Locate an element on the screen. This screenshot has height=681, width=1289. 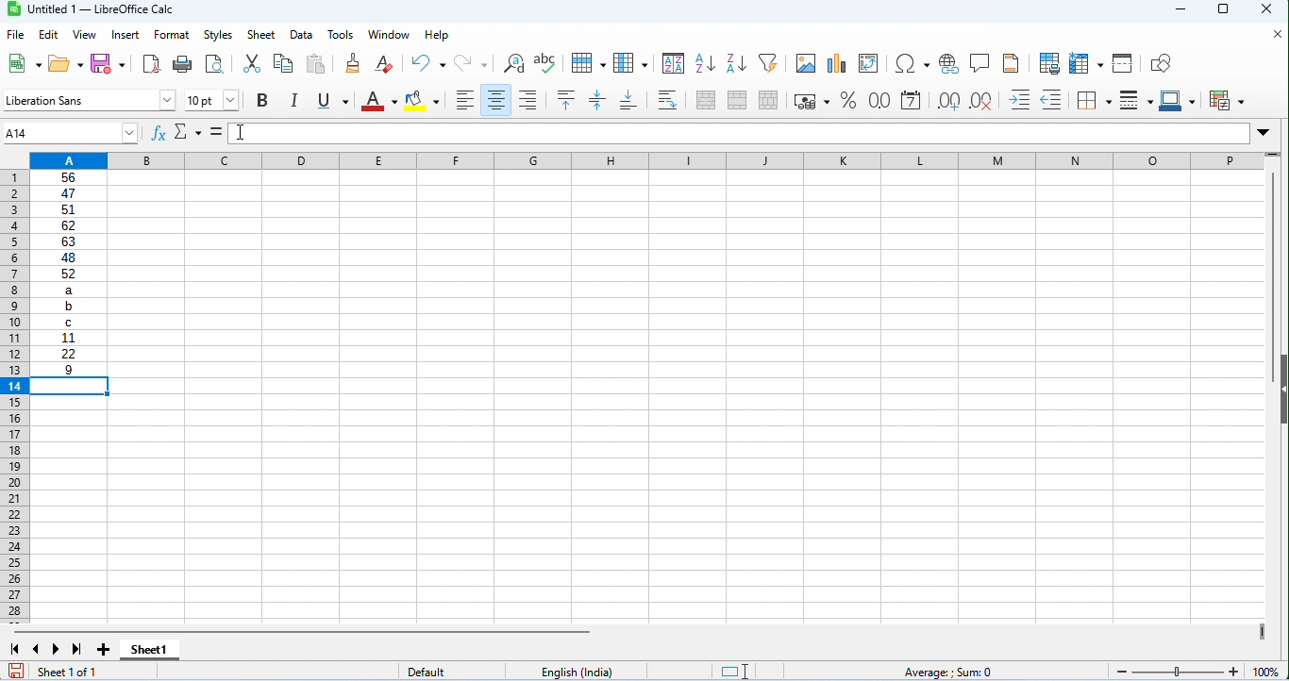
view is located at coordinates (83, 35).